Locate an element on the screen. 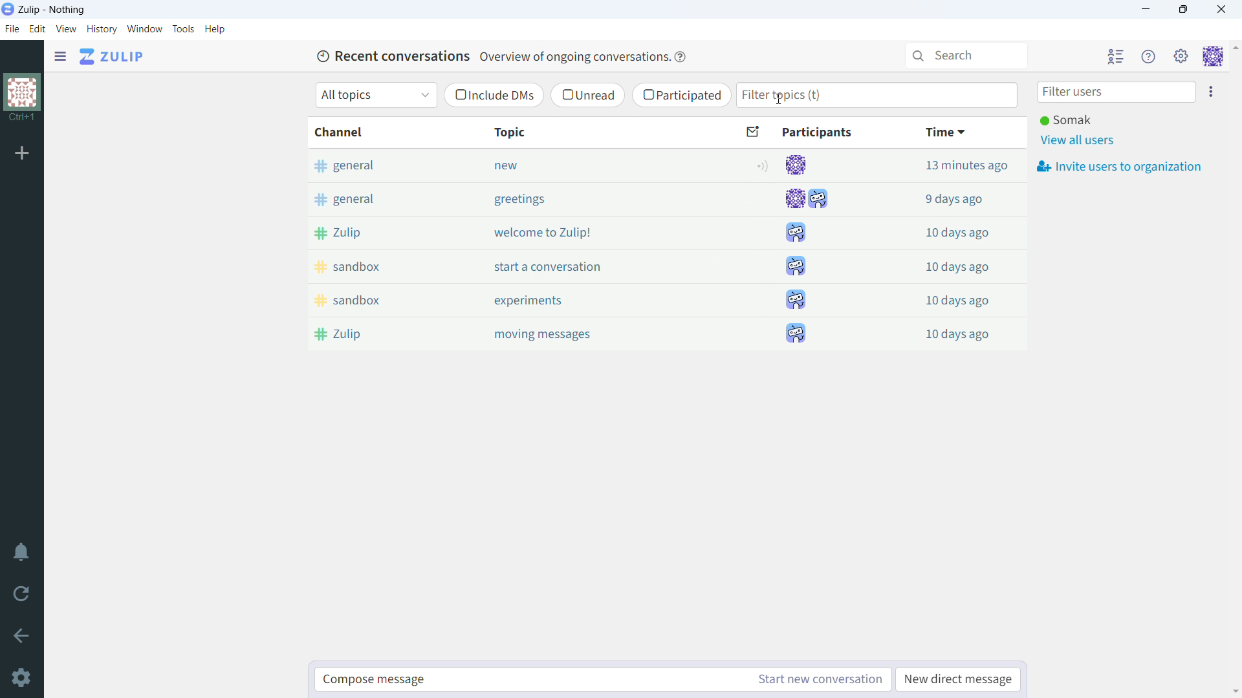 The image size is (1242, 698). zulip is located at coordinates (376, 334).